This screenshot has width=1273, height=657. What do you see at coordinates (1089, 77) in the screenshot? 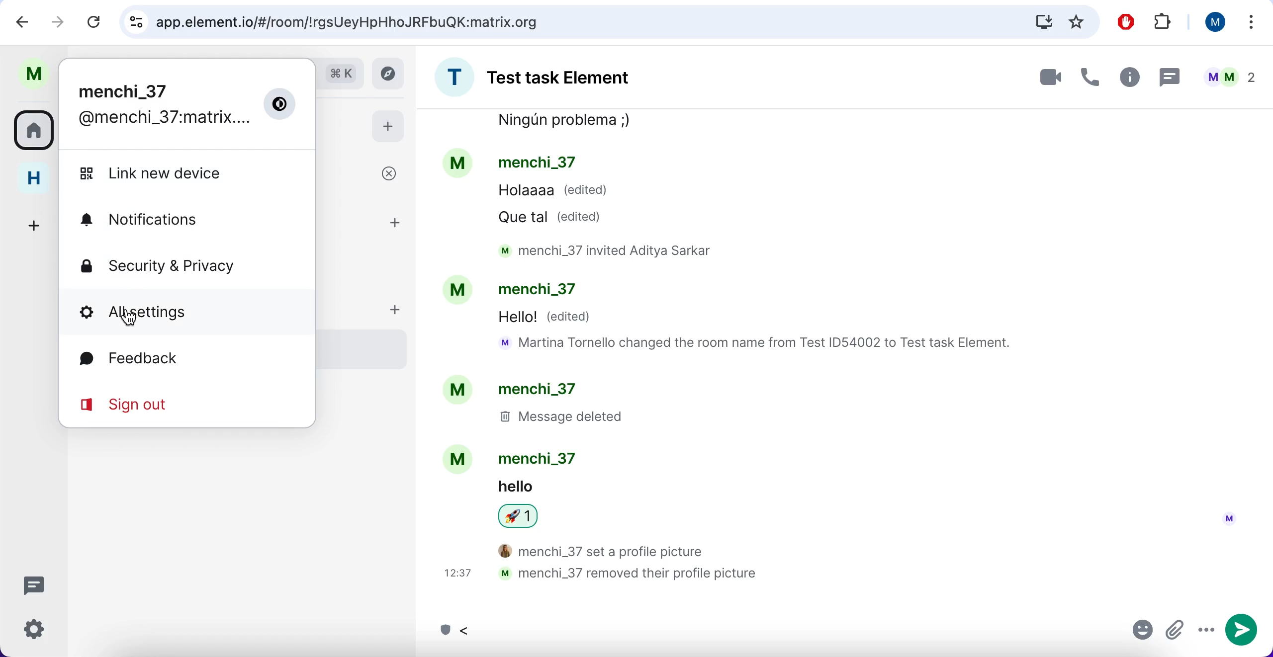
I see `voice call` at bounding box center [1089, 77].